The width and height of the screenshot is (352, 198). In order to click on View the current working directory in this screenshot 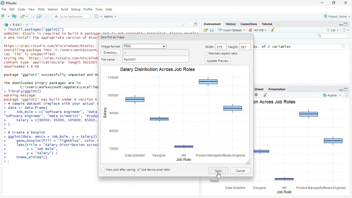, I will do `click(32, 24)`.